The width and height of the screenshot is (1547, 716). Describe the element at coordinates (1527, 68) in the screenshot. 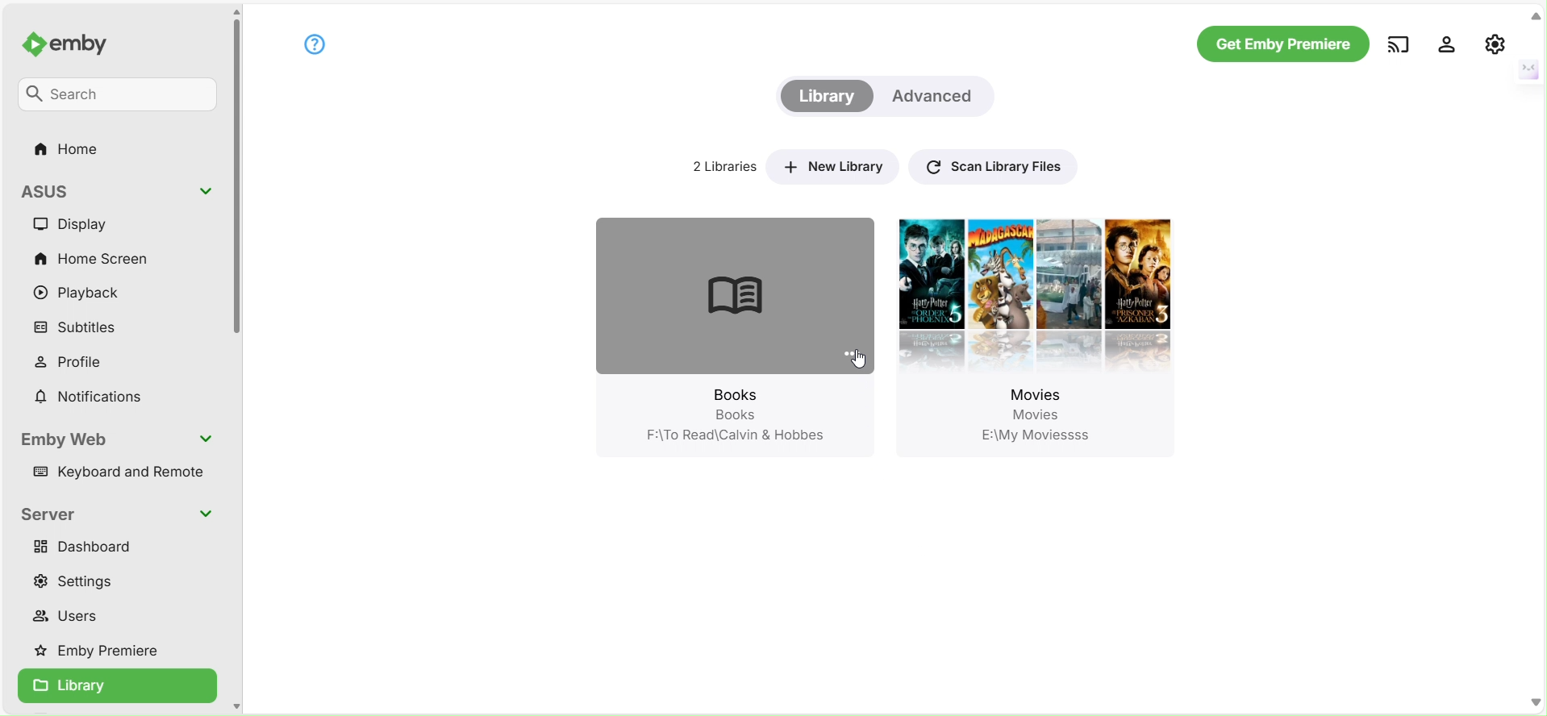

I see `collapse` at that location.